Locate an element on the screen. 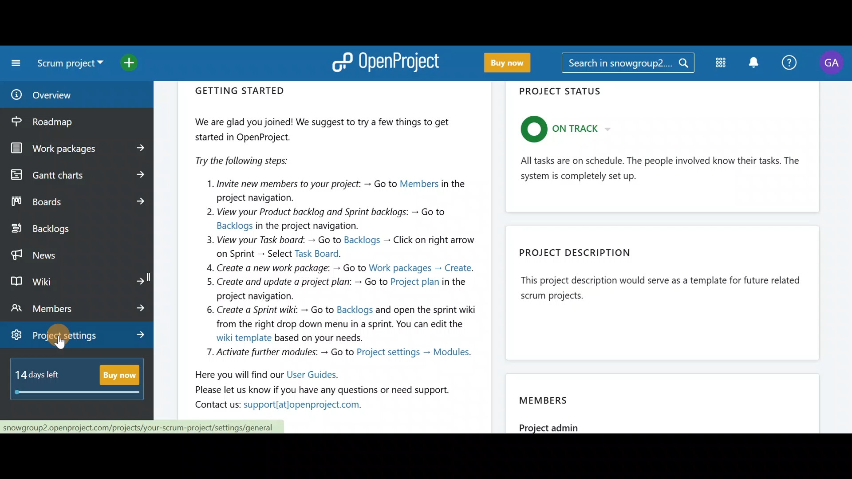  Select a project is located at coordinates (72, 67).